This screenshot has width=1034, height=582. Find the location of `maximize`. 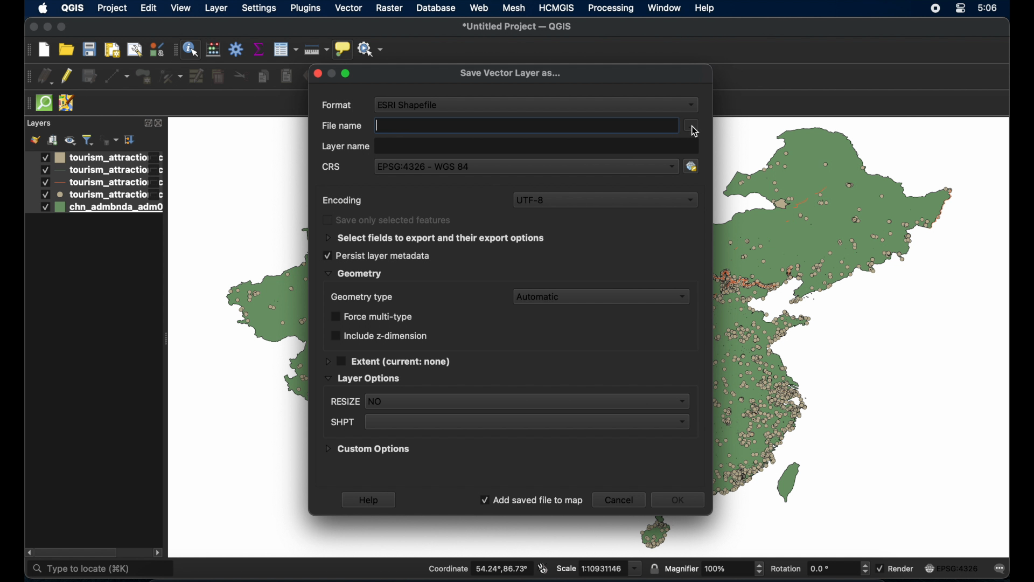

maximize is located at coordinates (64, 26).